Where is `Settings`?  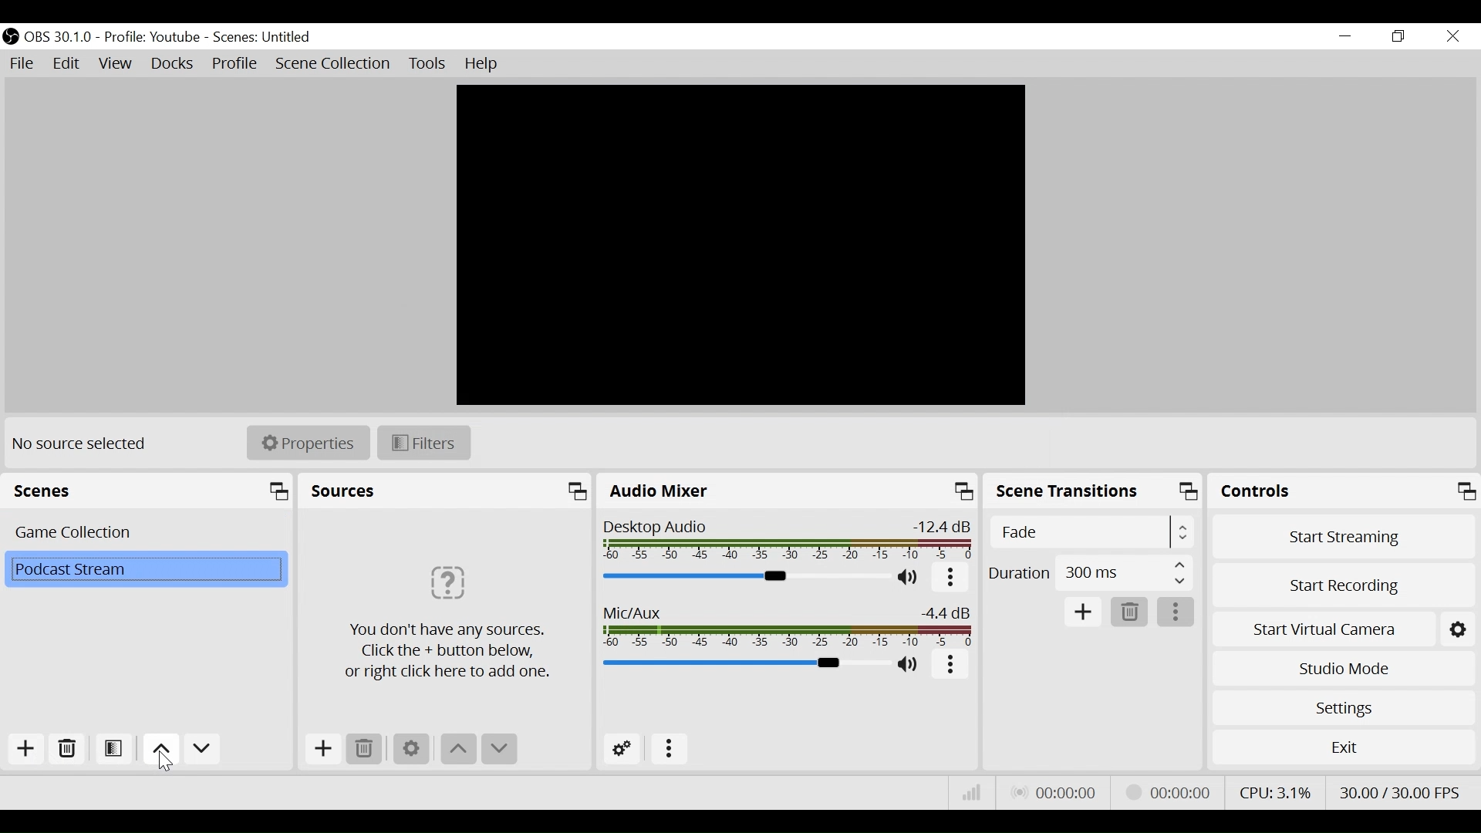
Settings is located at coordinates (1343, 707).